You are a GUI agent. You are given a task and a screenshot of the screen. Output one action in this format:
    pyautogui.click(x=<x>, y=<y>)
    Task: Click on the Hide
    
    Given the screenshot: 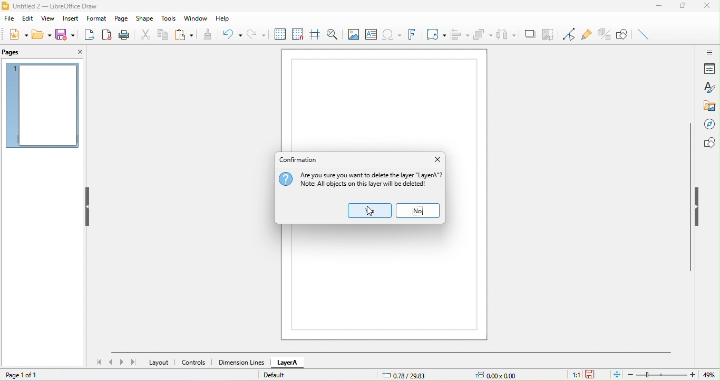 What is the action you would take?
    pyautogui.click(x=91, y=207)
    